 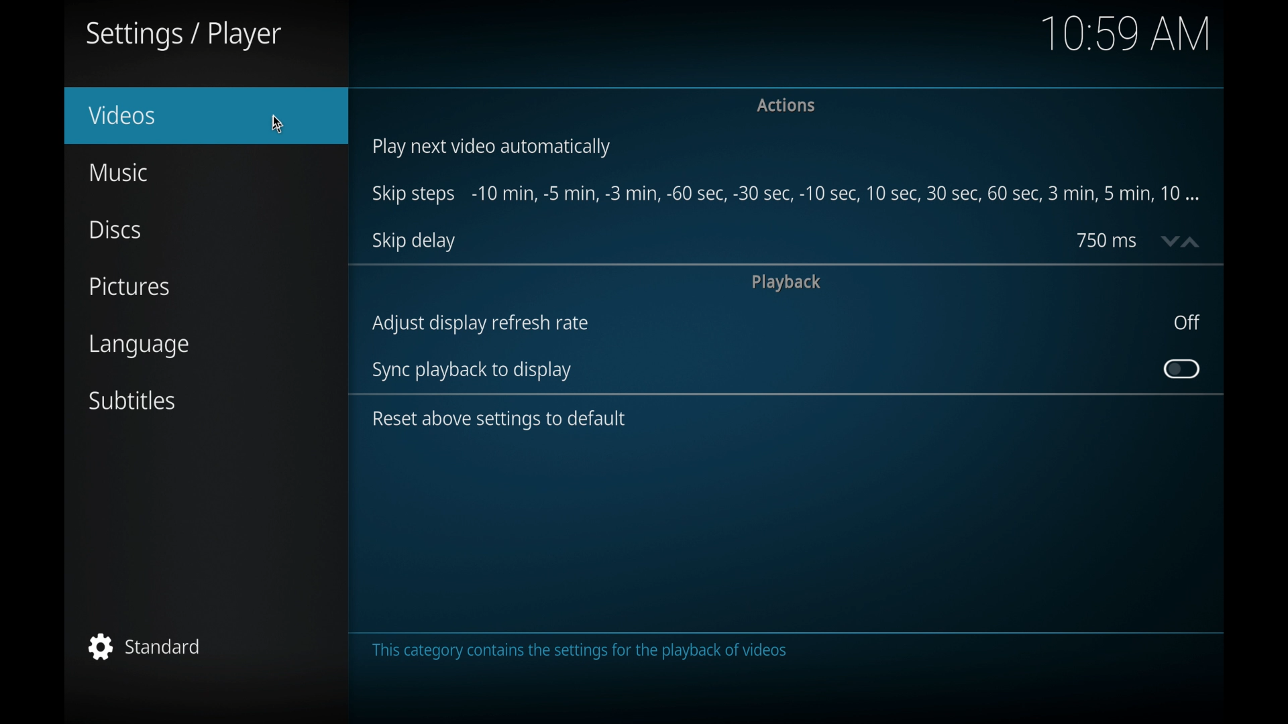 What do you see at coordinates (415, 241) in the screenshot?
I see `skip delay` at bounding box center [415, 241].